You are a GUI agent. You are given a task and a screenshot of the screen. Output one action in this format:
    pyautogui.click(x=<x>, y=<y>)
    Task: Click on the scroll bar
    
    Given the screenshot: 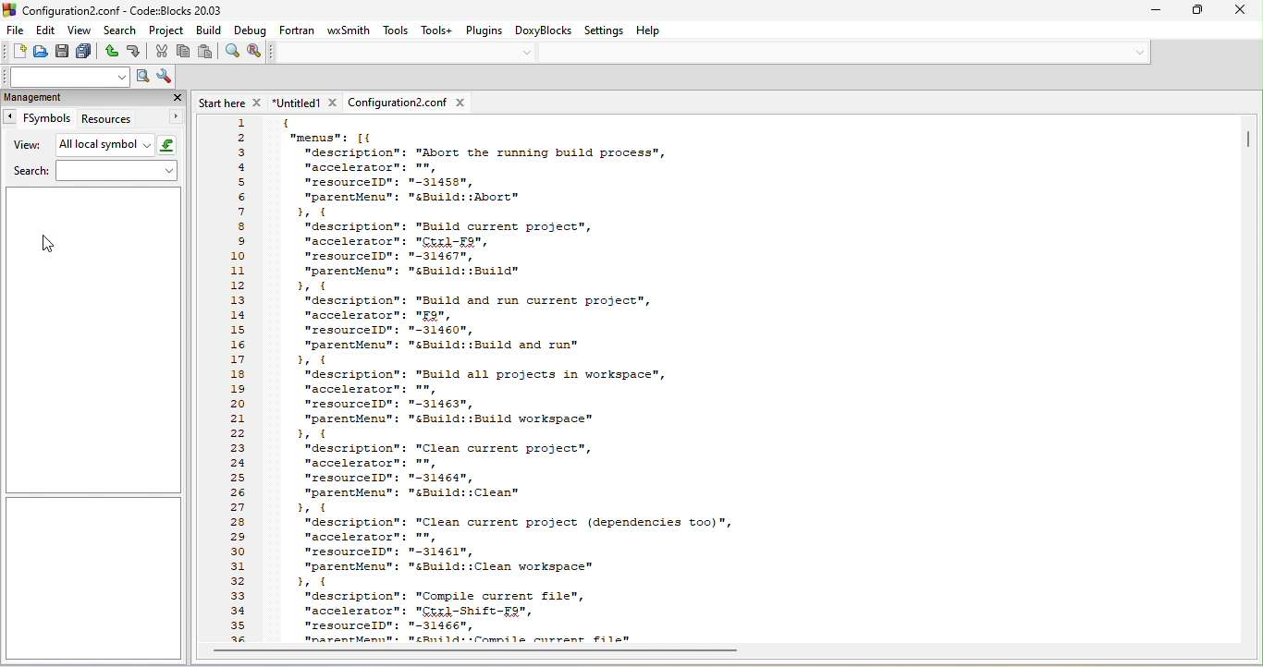 What is the action you would take?
    pyautogui.click(x=1249, y=140)
    